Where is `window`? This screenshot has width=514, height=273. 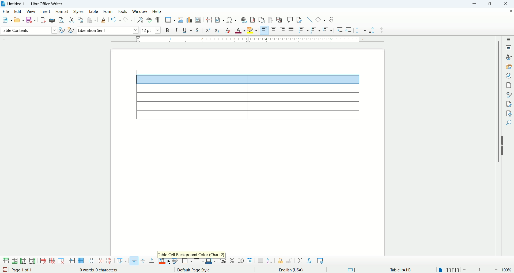
window is located at coordinates (141, 11).